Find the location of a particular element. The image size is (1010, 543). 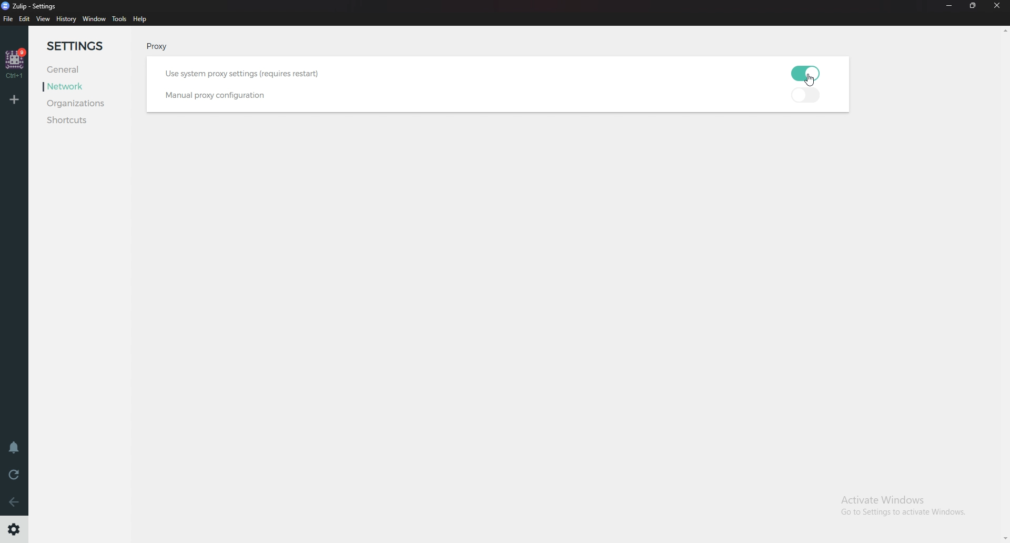

Proxy is located at coordinates (166, 47).